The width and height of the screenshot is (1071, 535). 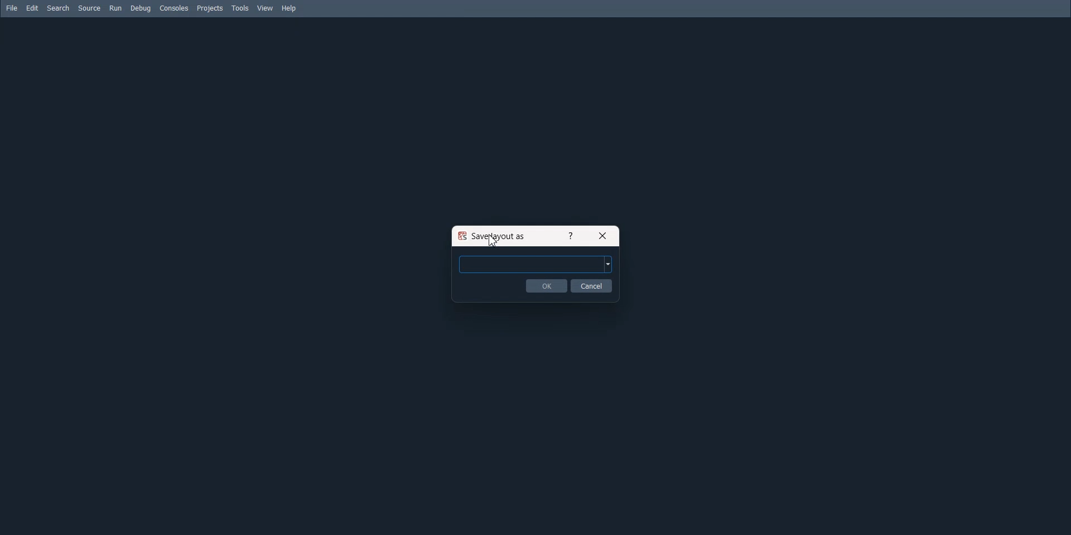 What do you see at coordinates (494, 242) in the screenshot?
I see `Cursor` at bounding box center [494, 242].